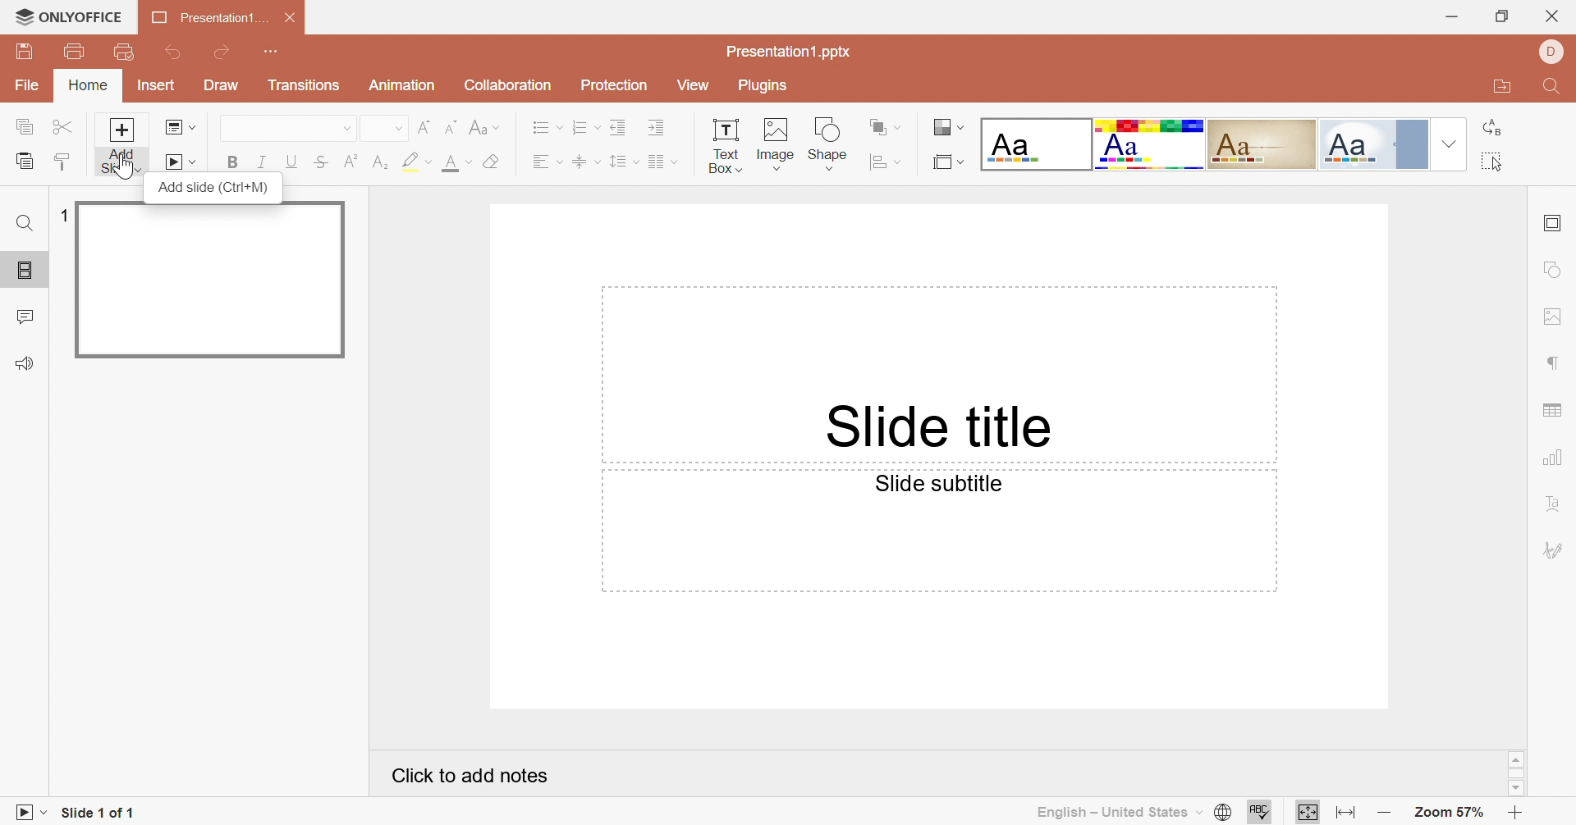 This screenshot has width=1576, height=825. I want to click on Text Art settings, so click(1555, 503).